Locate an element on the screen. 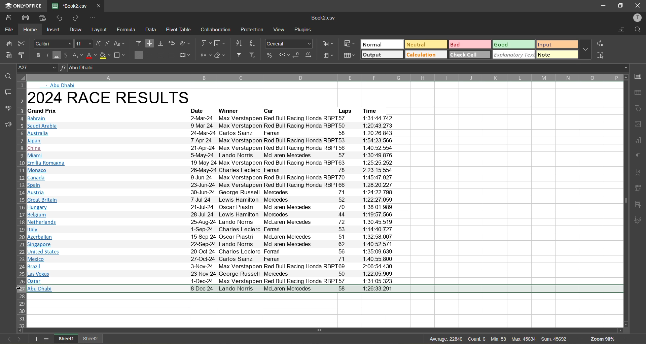  borders is located at coordinates (120, 55).